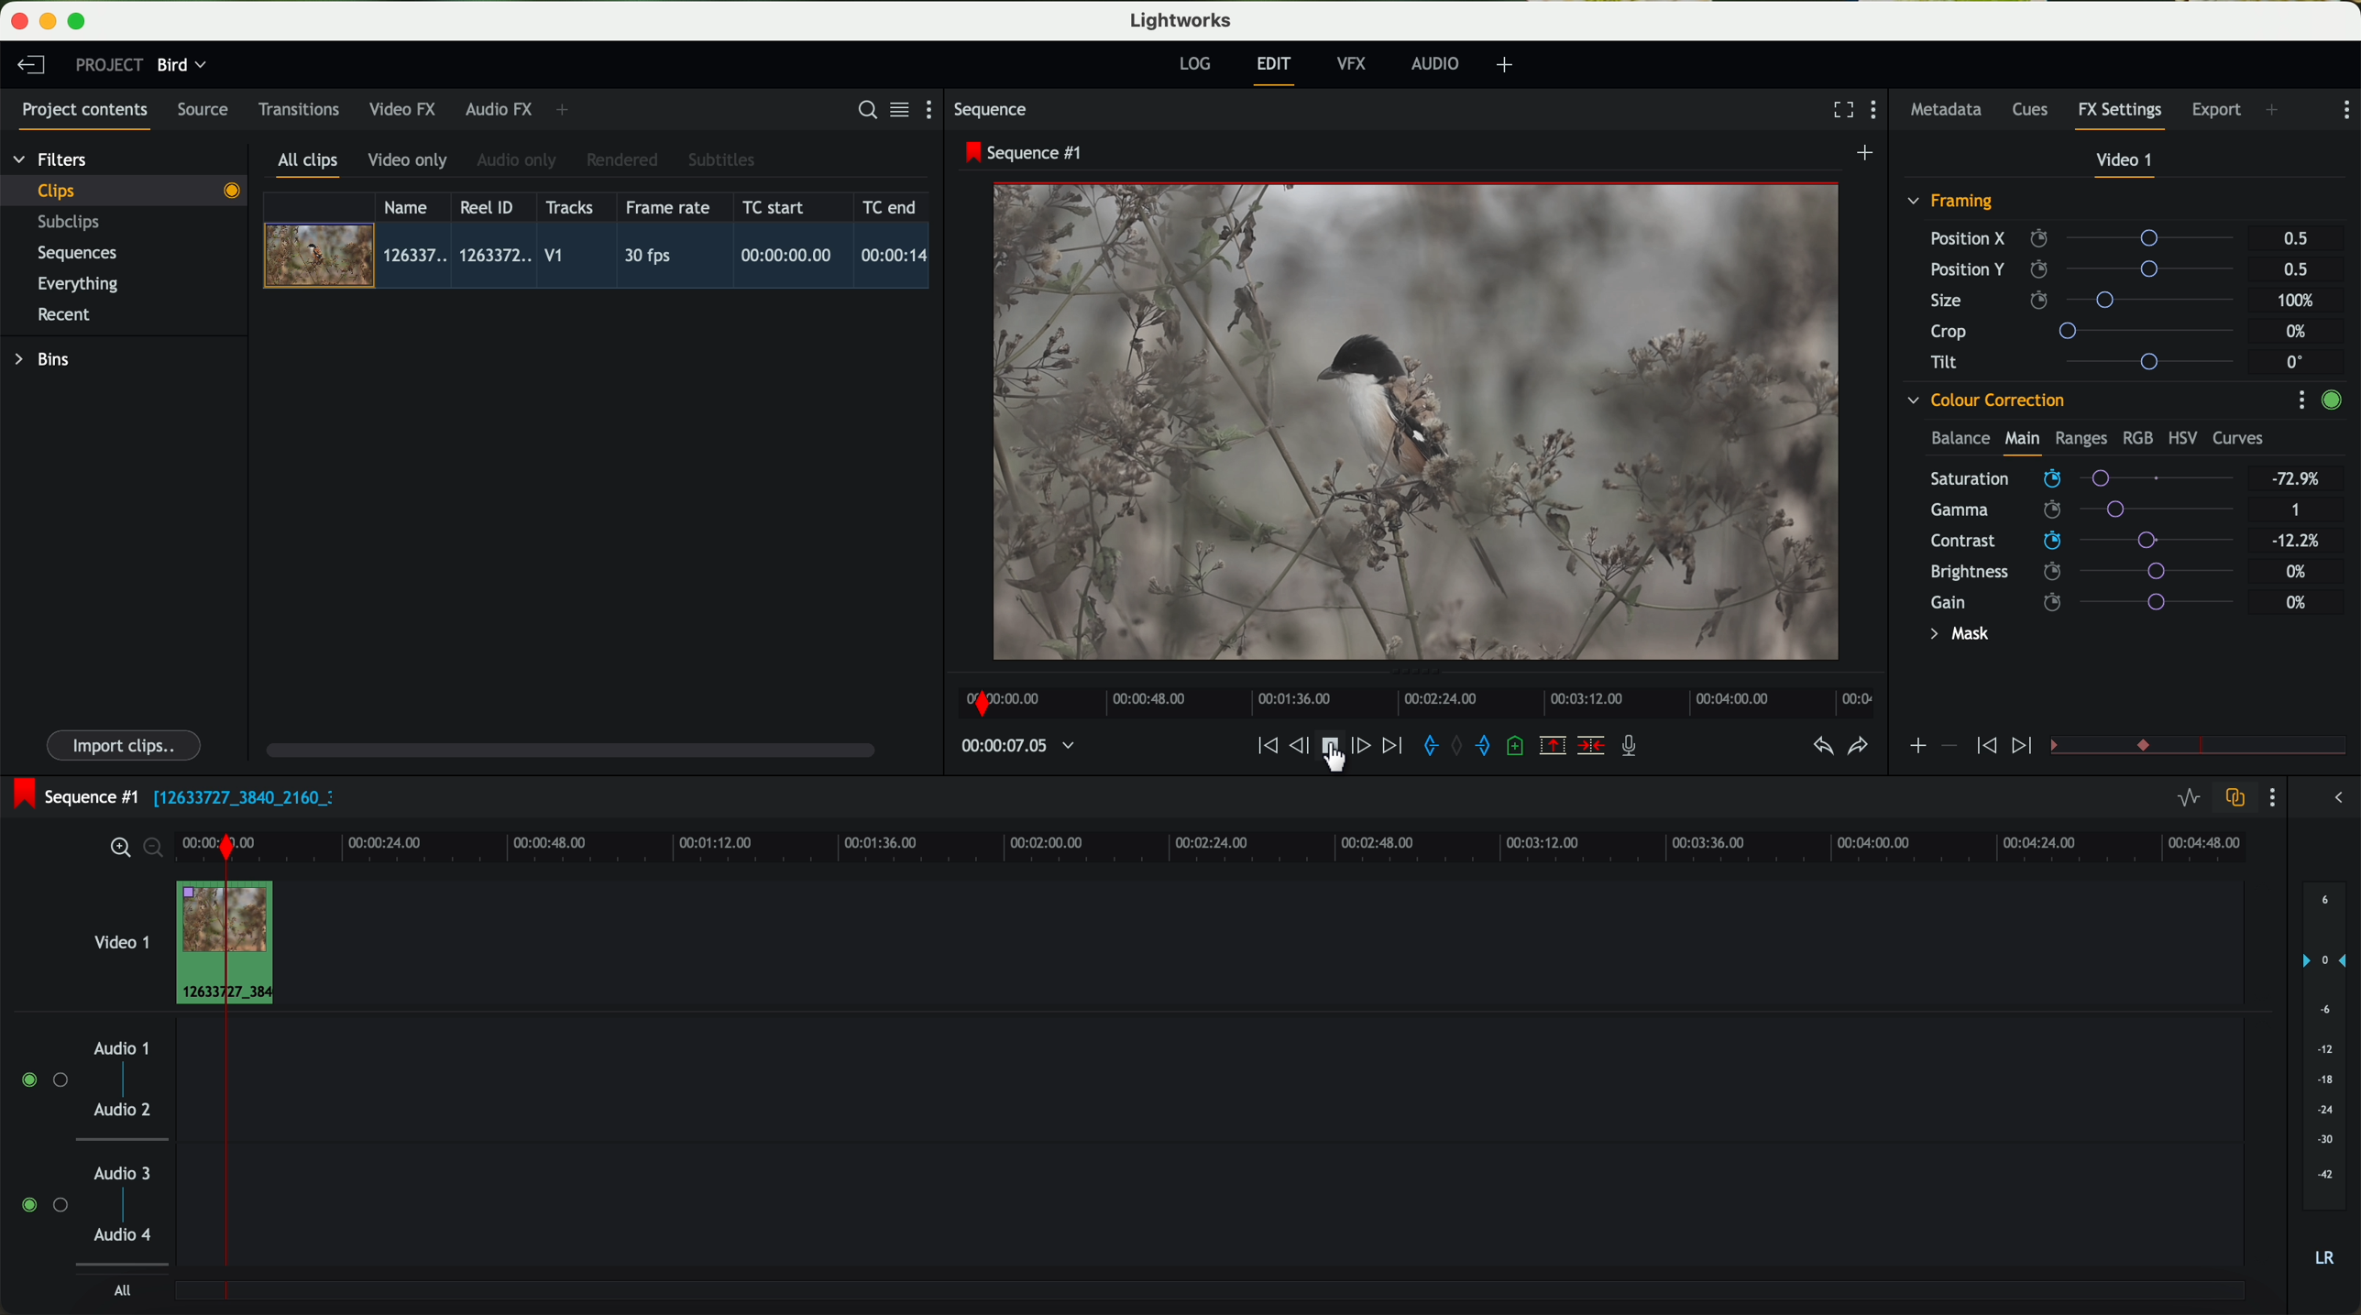 The width and height of the screenshot is (2361, 1315). What do you see at coordinates (2090, 330) in the screenshot?
I see `crop` at bounding box center [2090, 330].